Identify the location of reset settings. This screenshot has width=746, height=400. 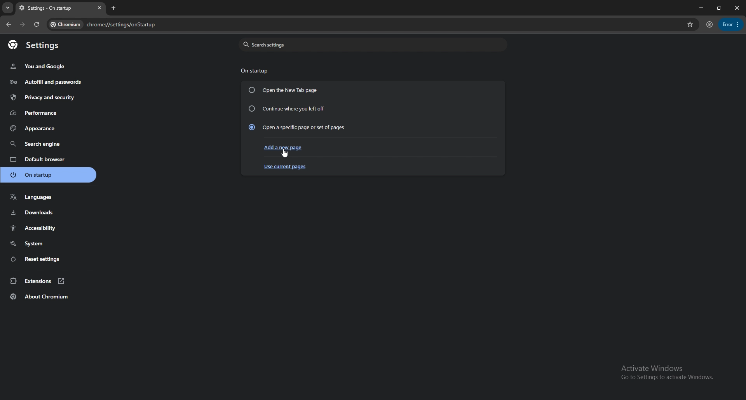
(49, 259).